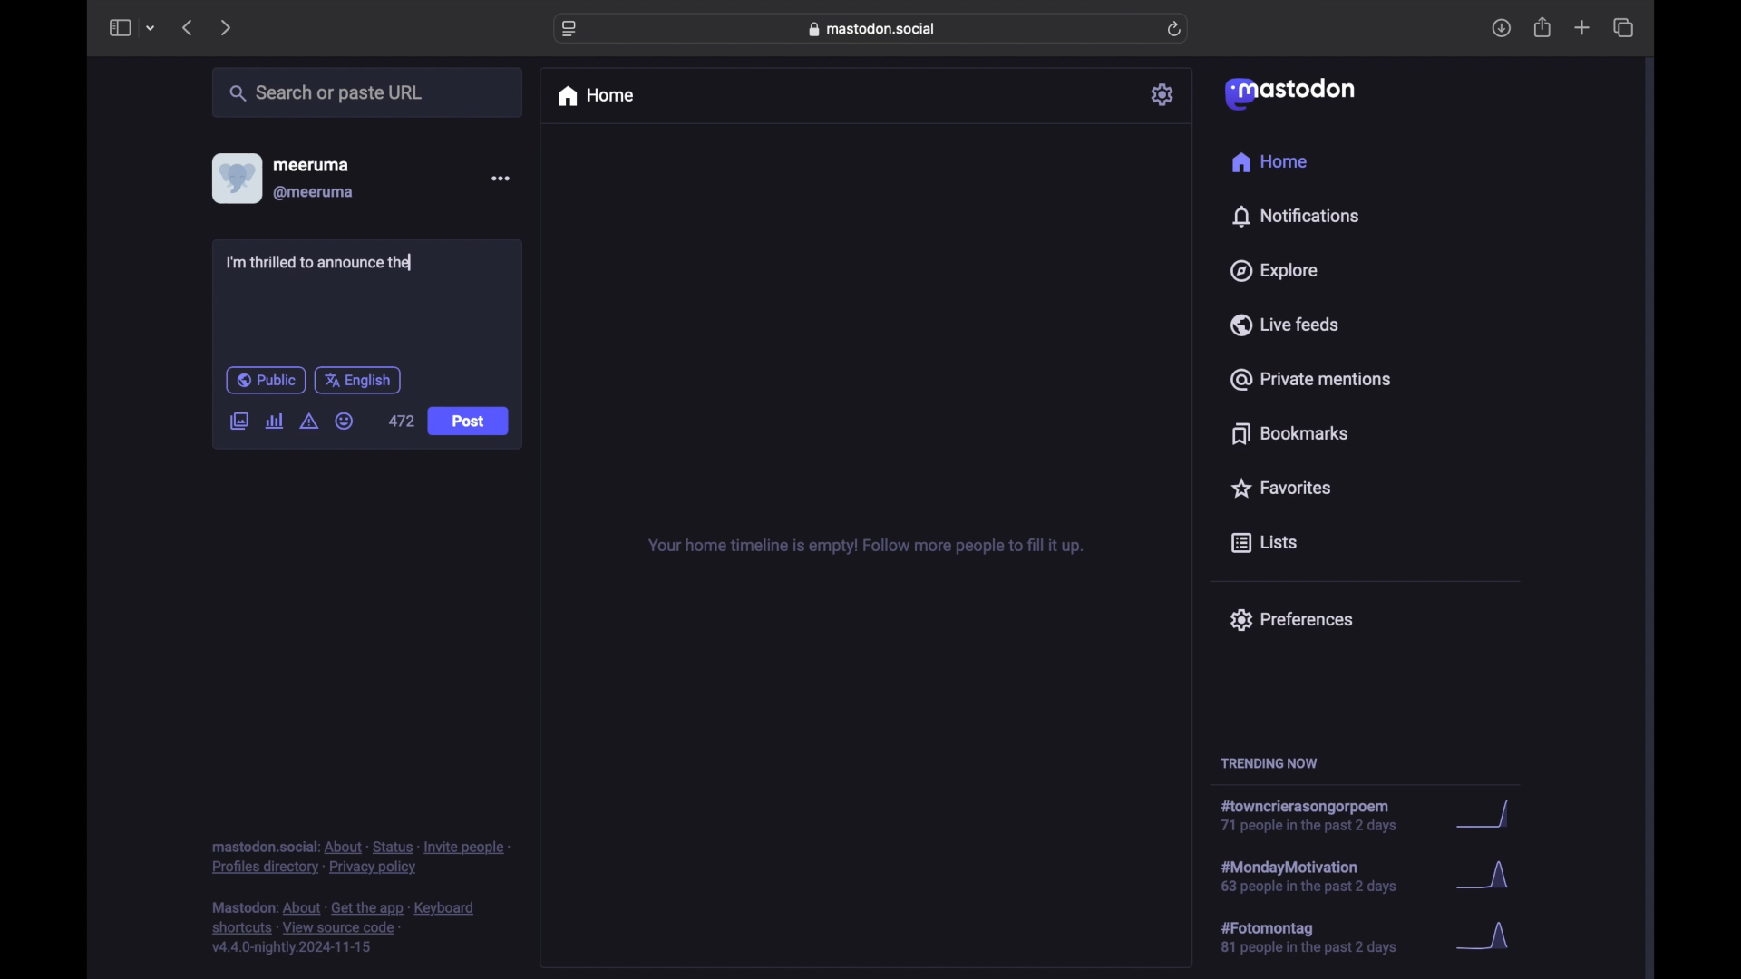  I want to click on footnote, so click(344, 928).